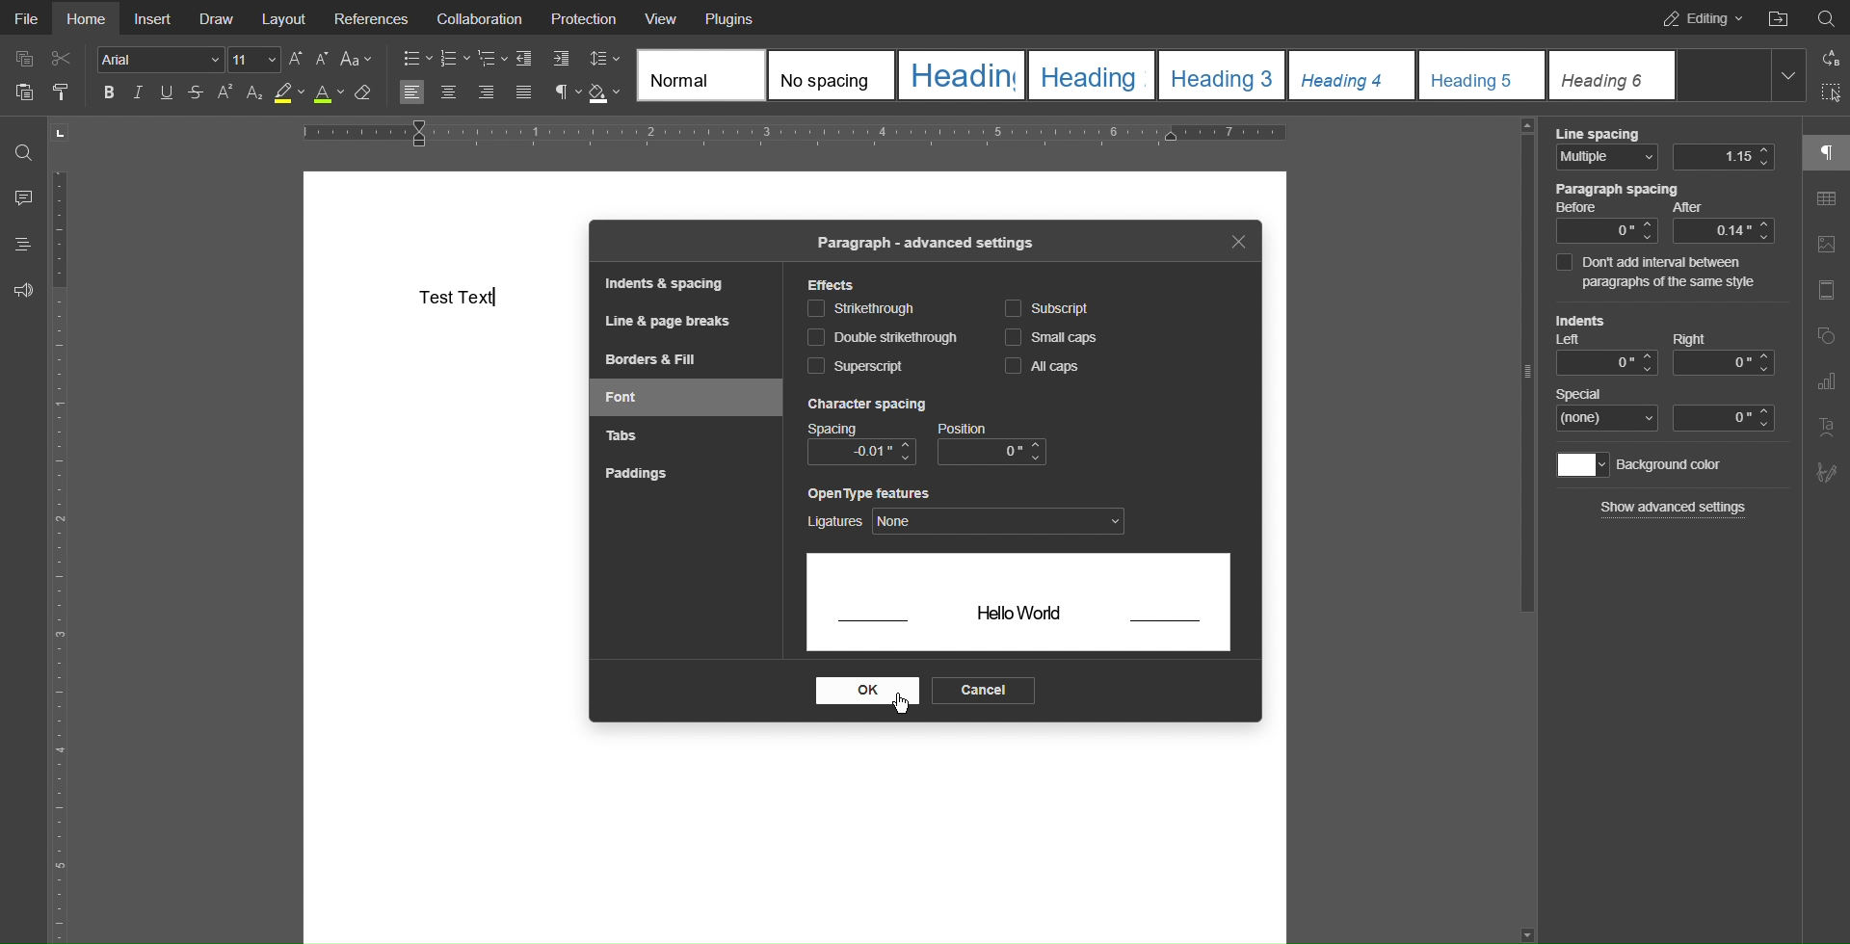 This screenshot has height=944, width=1850. Describe the element at coordinates (624, 397) in the screenshot. I see `Font` at that location.